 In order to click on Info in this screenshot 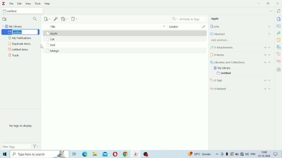, I will do `click(240, 27)`.